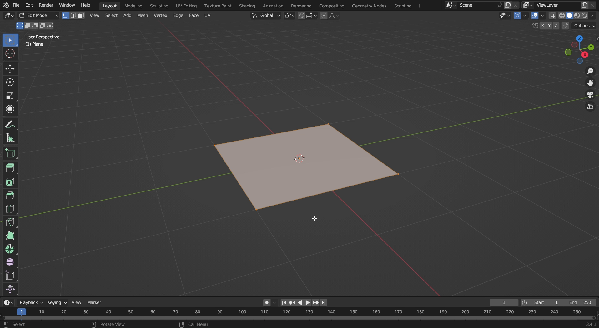 The width and height of the screenshot is (599, 328). Describe the element at coordinates (38, 16) in the screenshot. I see `Edit Mode` at that location.